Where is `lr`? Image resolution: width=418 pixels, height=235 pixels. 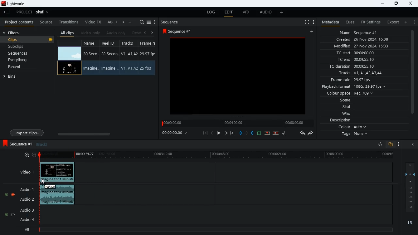 lr is located at coordinates (408, 223).